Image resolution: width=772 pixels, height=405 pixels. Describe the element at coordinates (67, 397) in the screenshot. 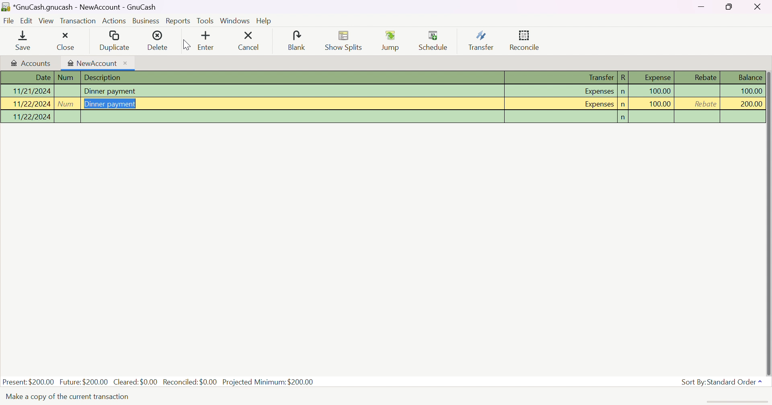

I see `Text` at that location.